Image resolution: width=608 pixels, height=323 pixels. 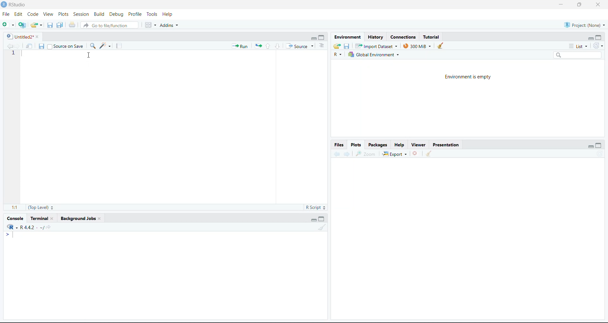 What do you see at coordinates (267, 47) in the screenshot?
I see `go to next section/chunk` at bounding box center [267, 47].